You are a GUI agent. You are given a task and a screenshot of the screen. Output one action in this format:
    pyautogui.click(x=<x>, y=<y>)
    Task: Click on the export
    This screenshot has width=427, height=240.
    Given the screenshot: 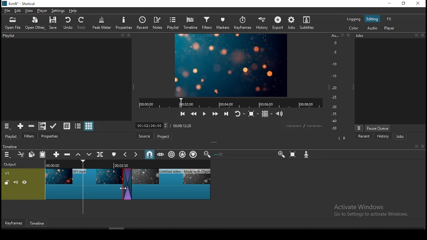 What is the action you would take?
    pyautogui.click(x=277, y=23)
    